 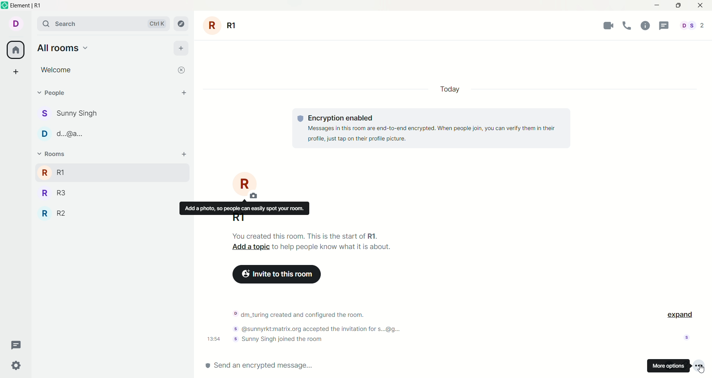 What do you see at coordinates (411, 366) in the screenshot?
I see `send an encrypted message` at bounding box center [411, 366].